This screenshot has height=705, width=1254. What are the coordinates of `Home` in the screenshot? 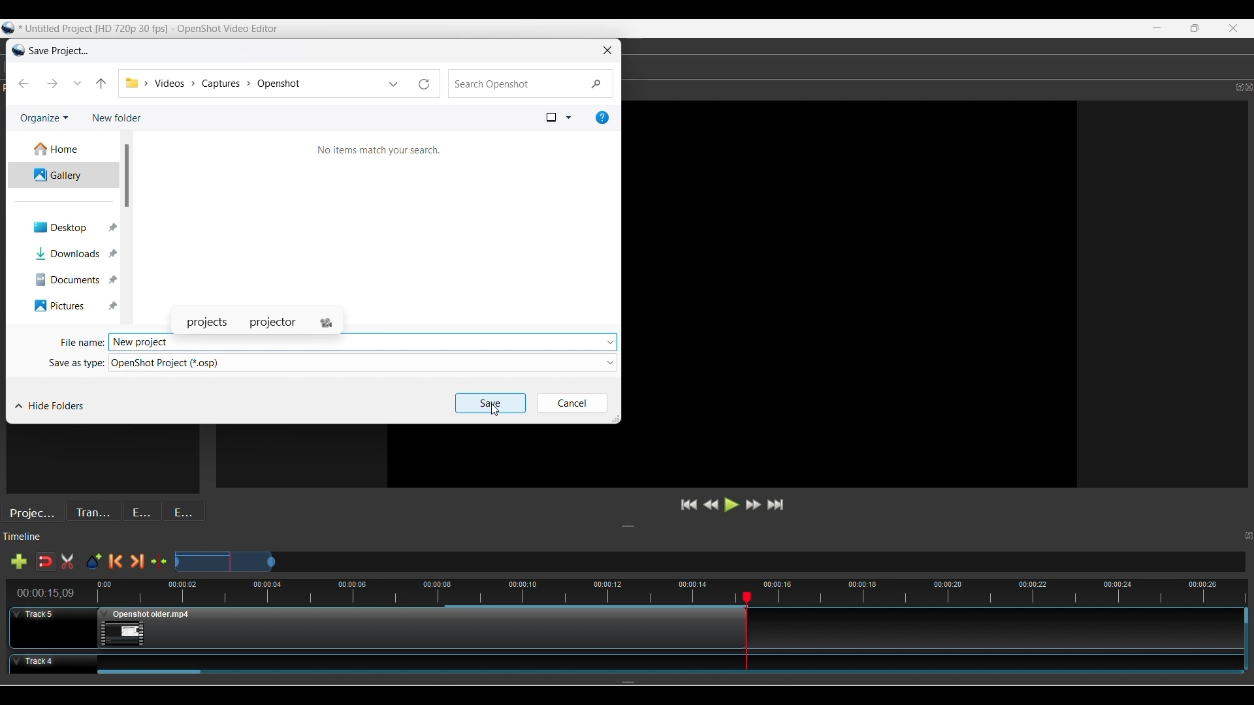 It's located at (62, 150).